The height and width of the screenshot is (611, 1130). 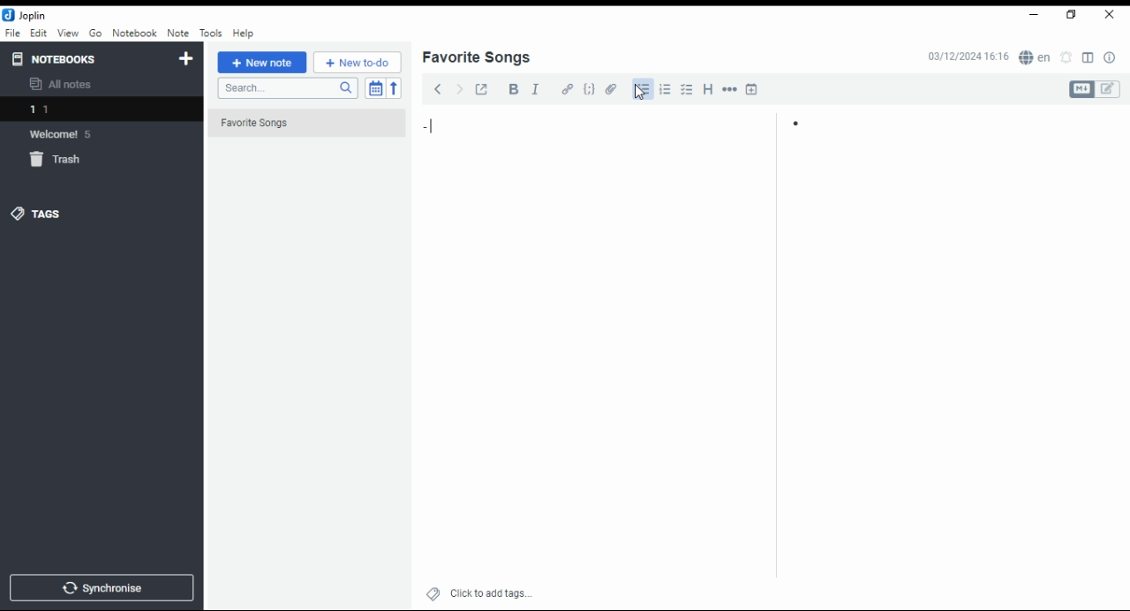 I want to click on italics, so click(x=535, y=88).